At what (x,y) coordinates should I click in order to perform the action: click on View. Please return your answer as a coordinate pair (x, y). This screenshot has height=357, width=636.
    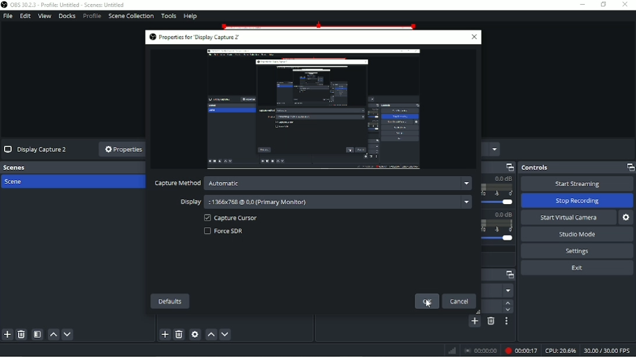
    Looking at the image, I should click on (44, 16).